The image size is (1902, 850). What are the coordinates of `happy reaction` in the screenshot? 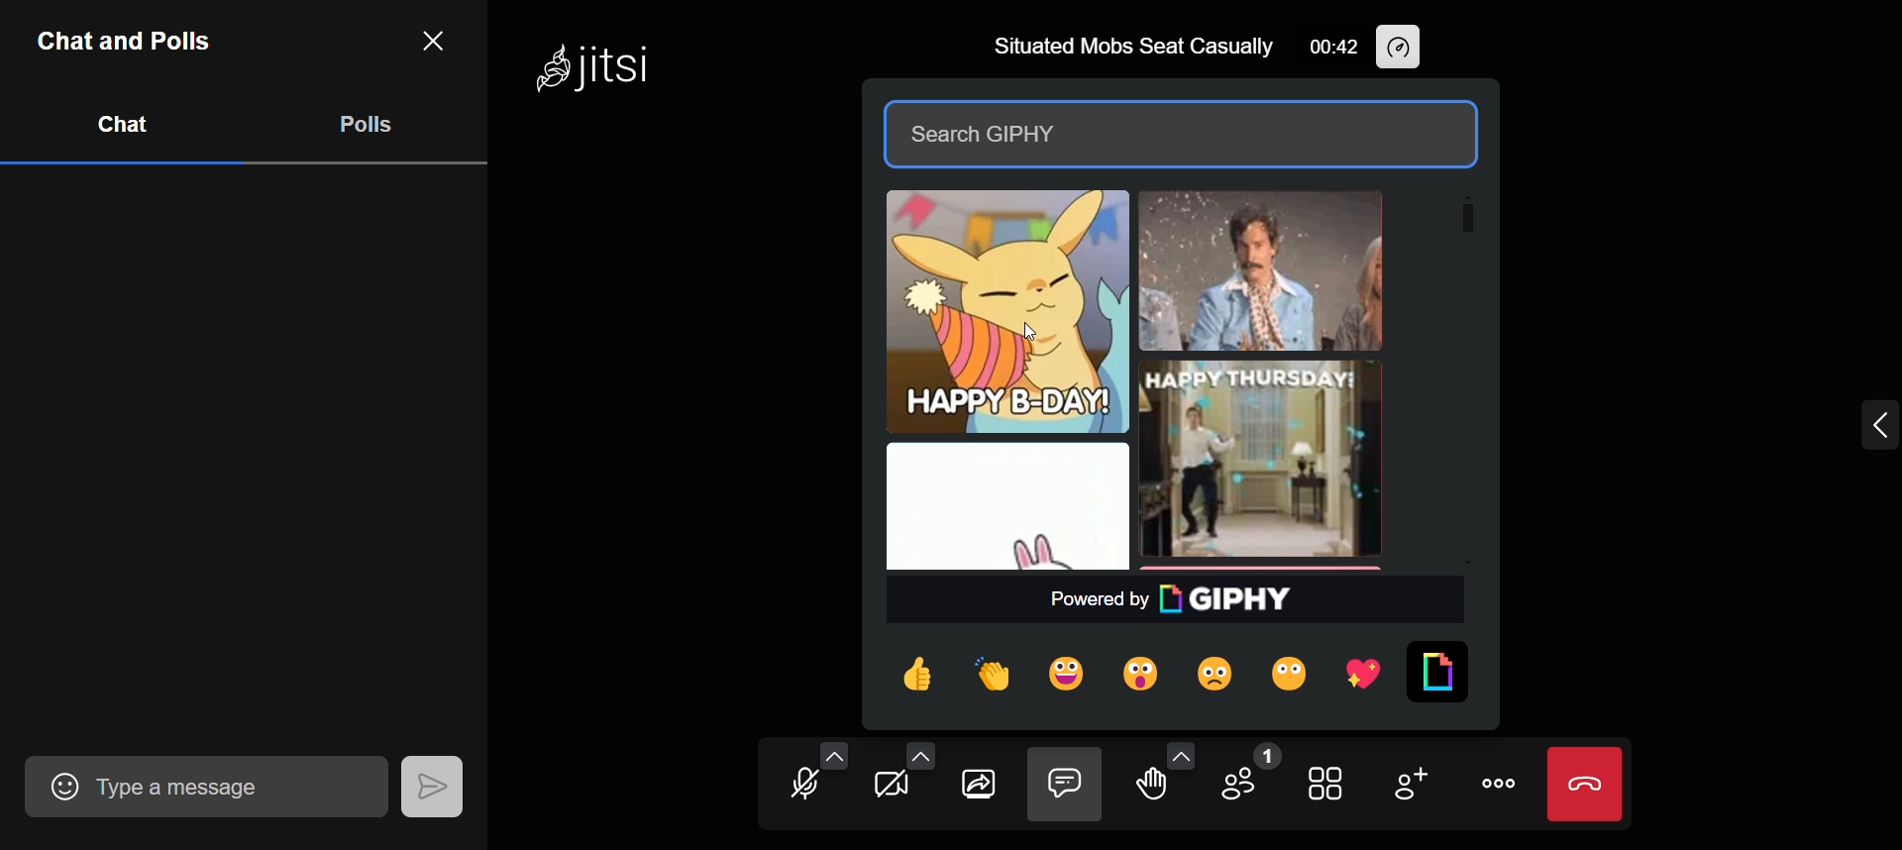 It's located at (1064, 674).